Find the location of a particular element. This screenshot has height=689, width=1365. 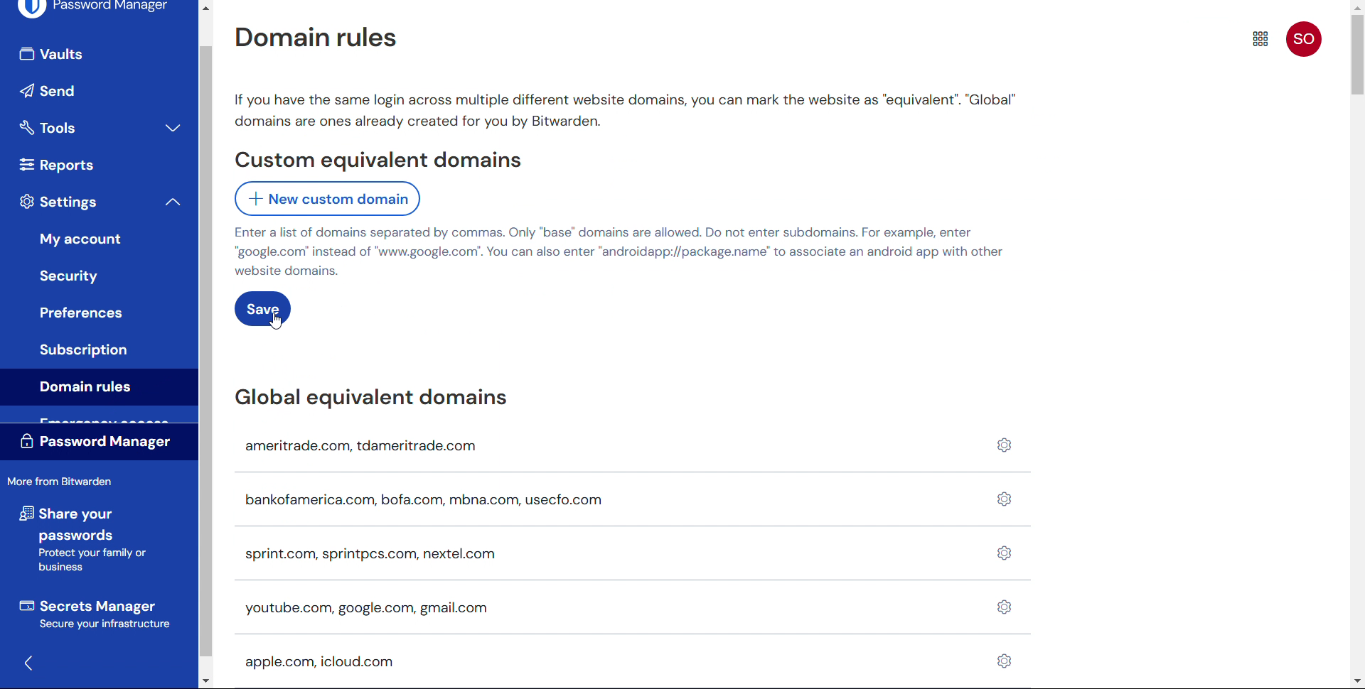

Custom equivalent domains  is located at coordinates (378, 161).